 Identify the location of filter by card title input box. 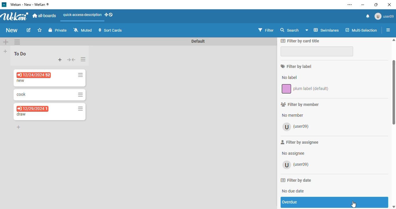
(317, 51).